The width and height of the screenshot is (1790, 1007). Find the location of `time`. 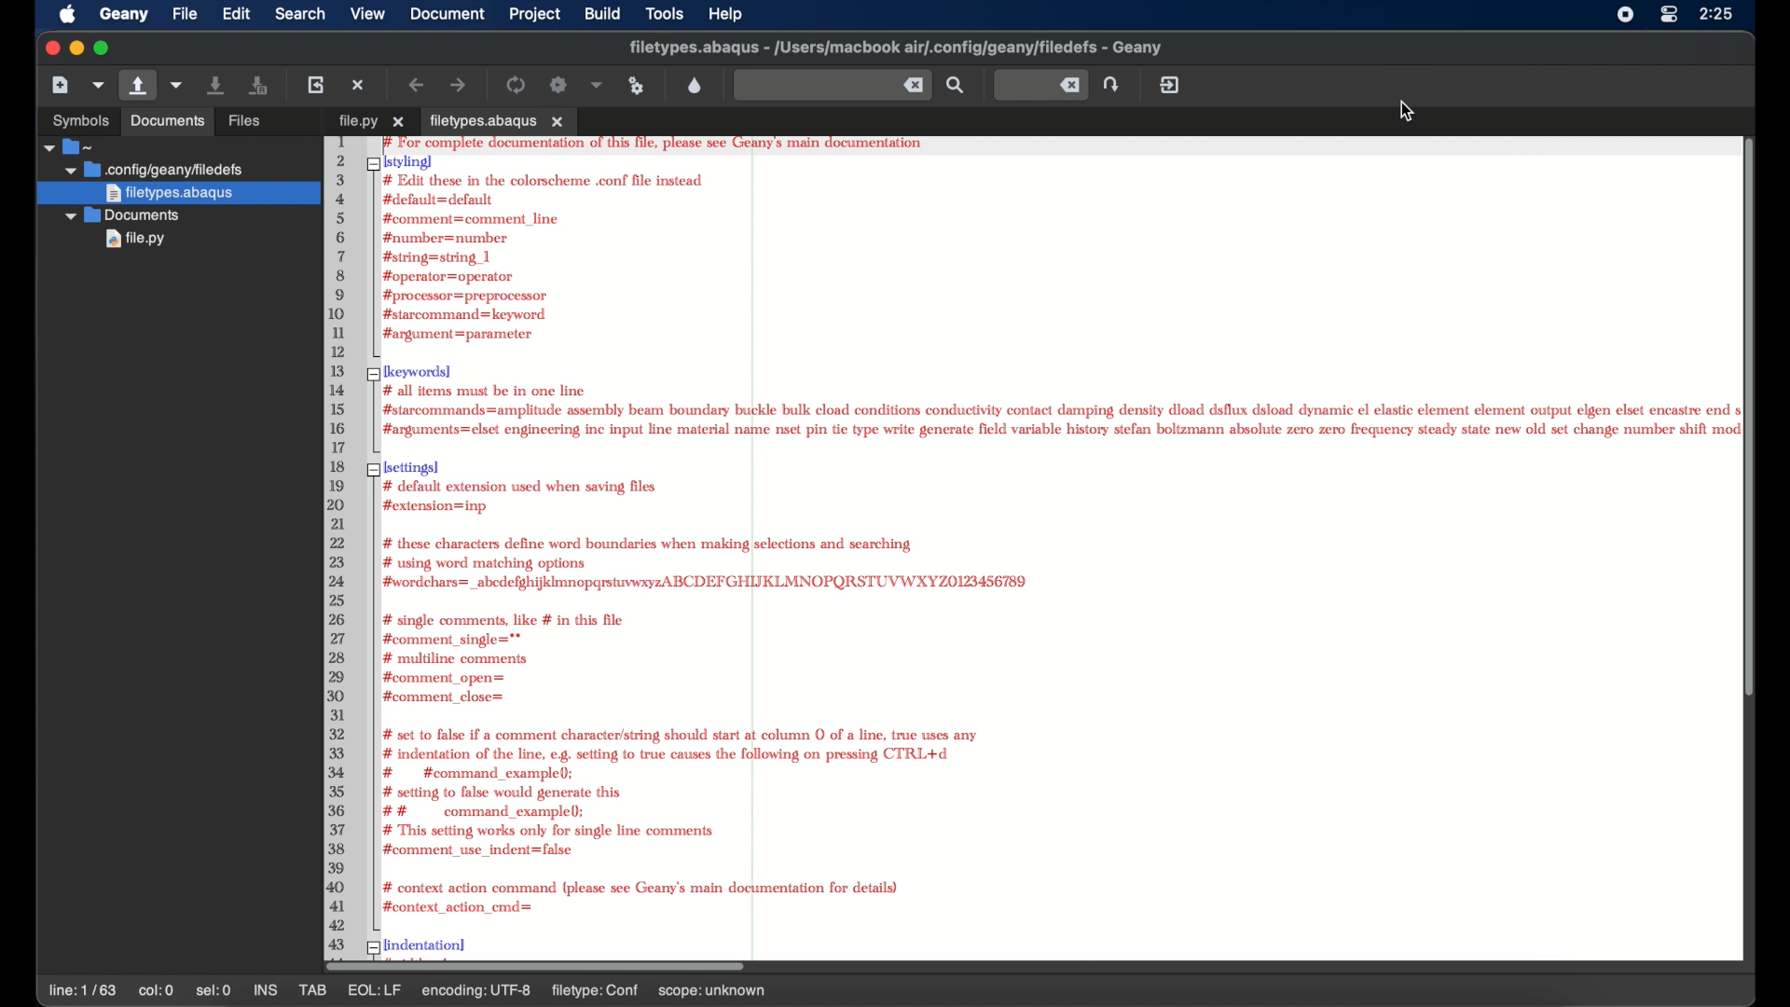

time is located at coordinates (1718, 13).